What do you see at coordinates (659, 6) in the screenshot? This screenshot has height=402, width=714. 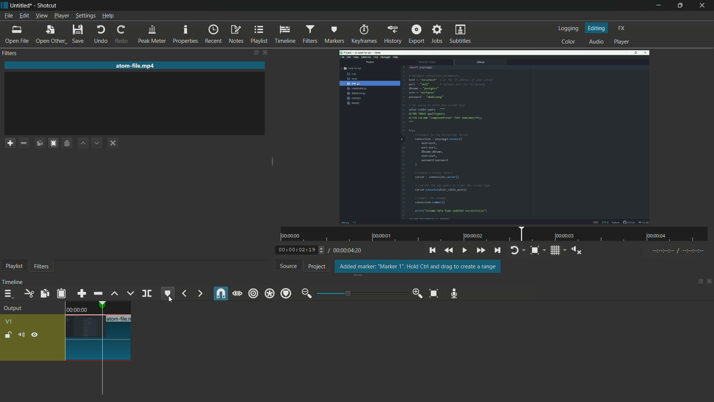 I see `minimize` at bounding box center [659, 6].